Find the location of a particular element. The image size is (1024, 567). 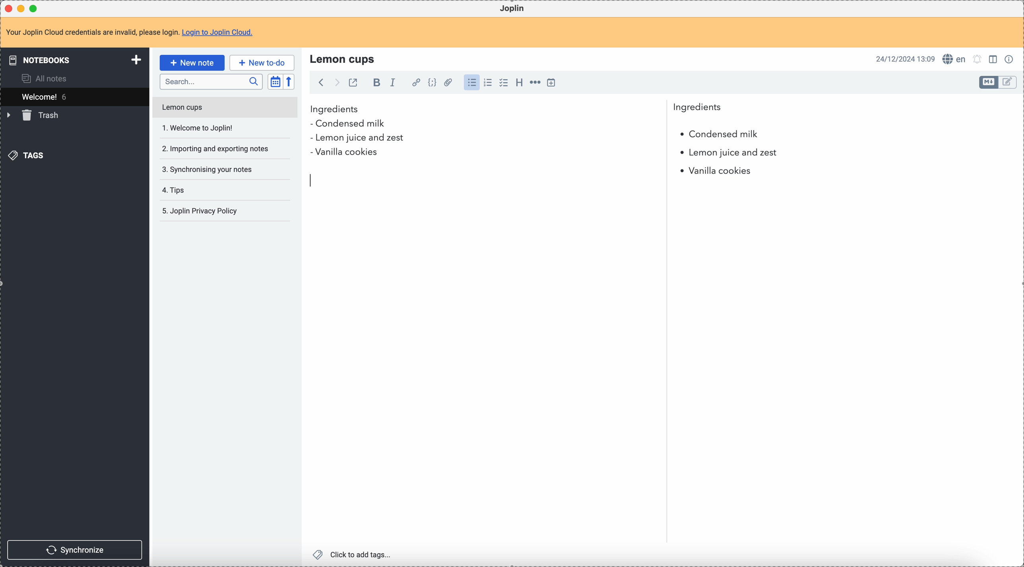

toggle sort order field is located at coordinates (275, 82).